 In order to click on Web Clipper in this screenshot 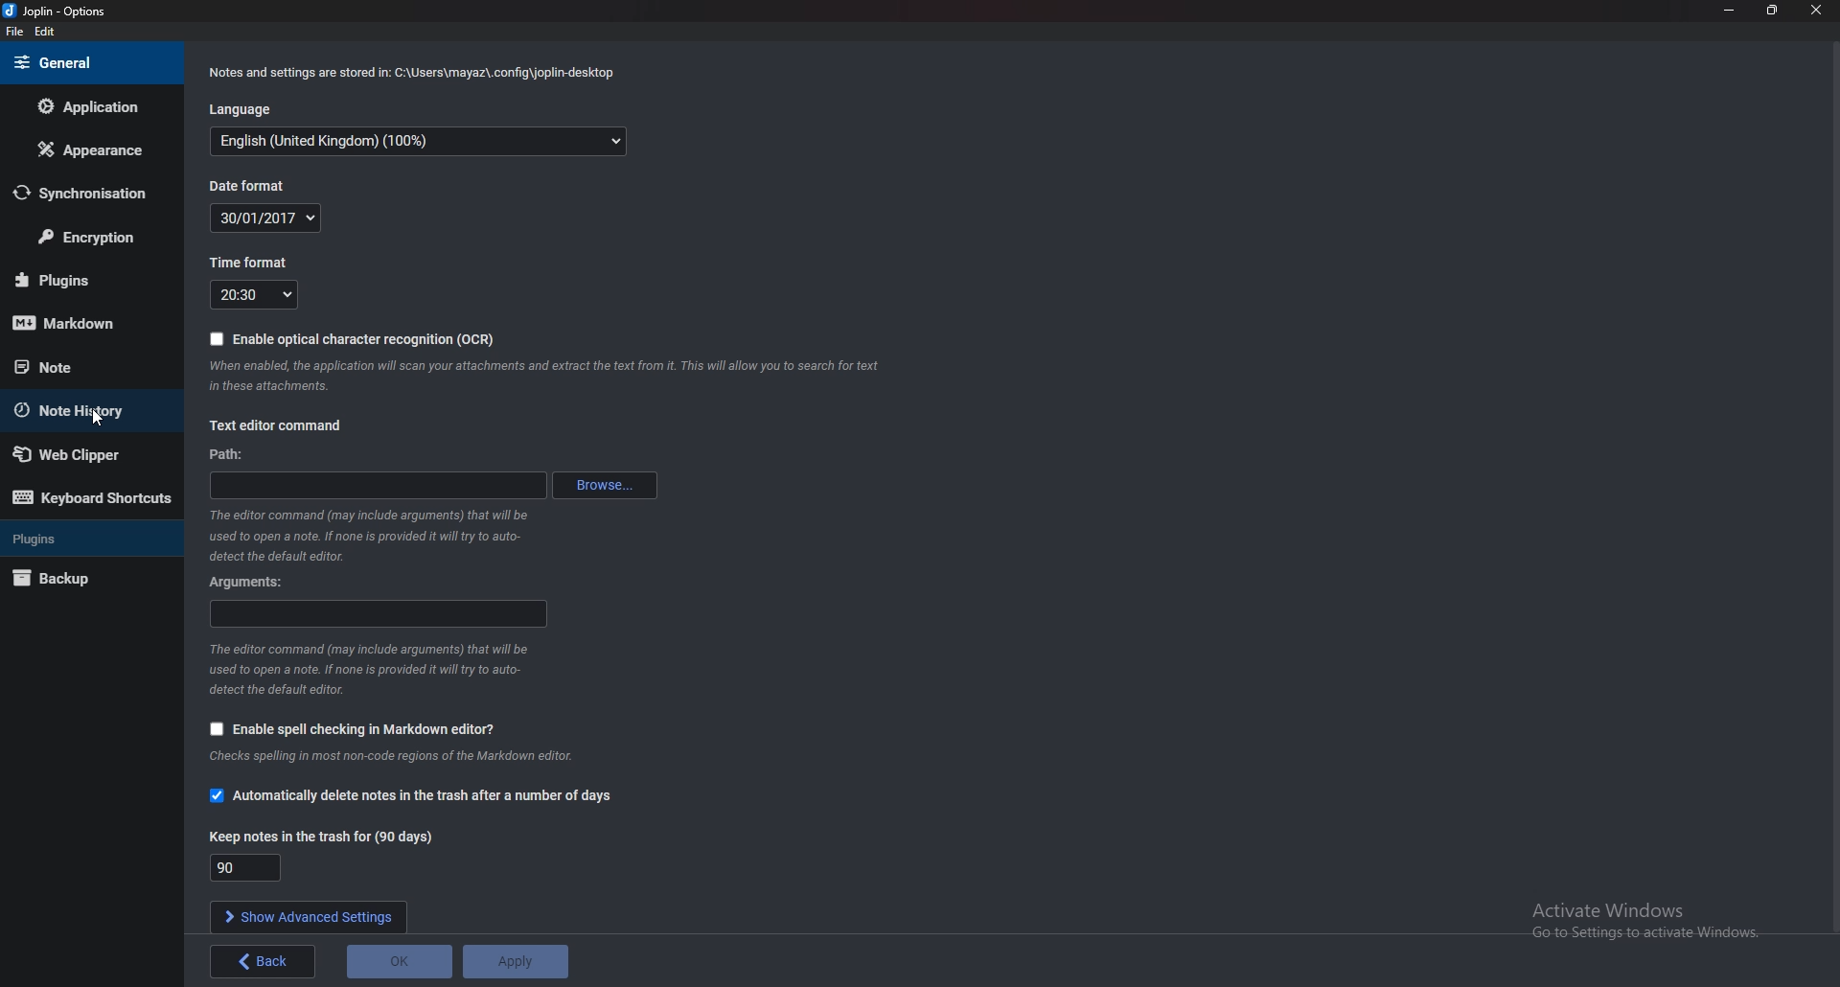, I will do `click(82, 454)`.